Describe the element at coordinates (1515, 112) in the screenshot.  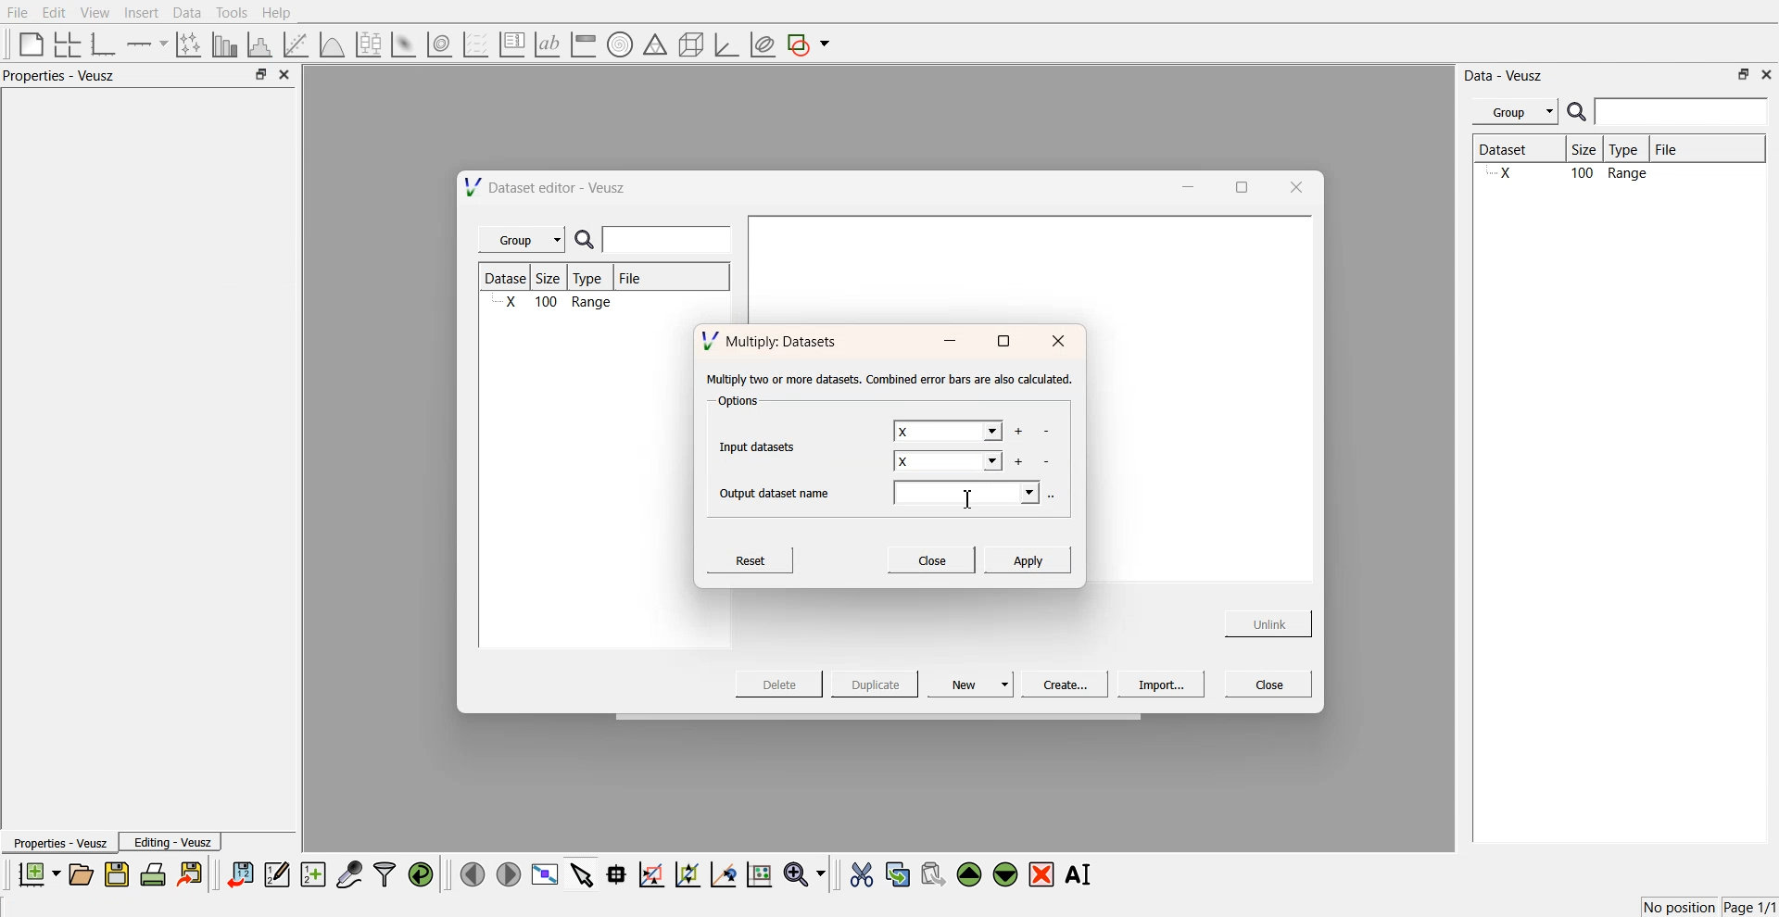
I see `` at that location.